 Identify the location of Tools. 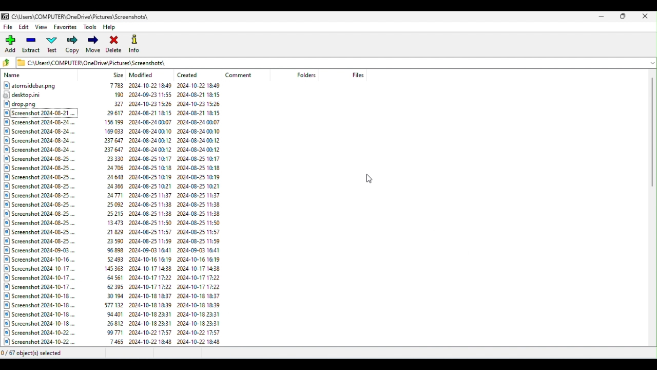
(90, 27).